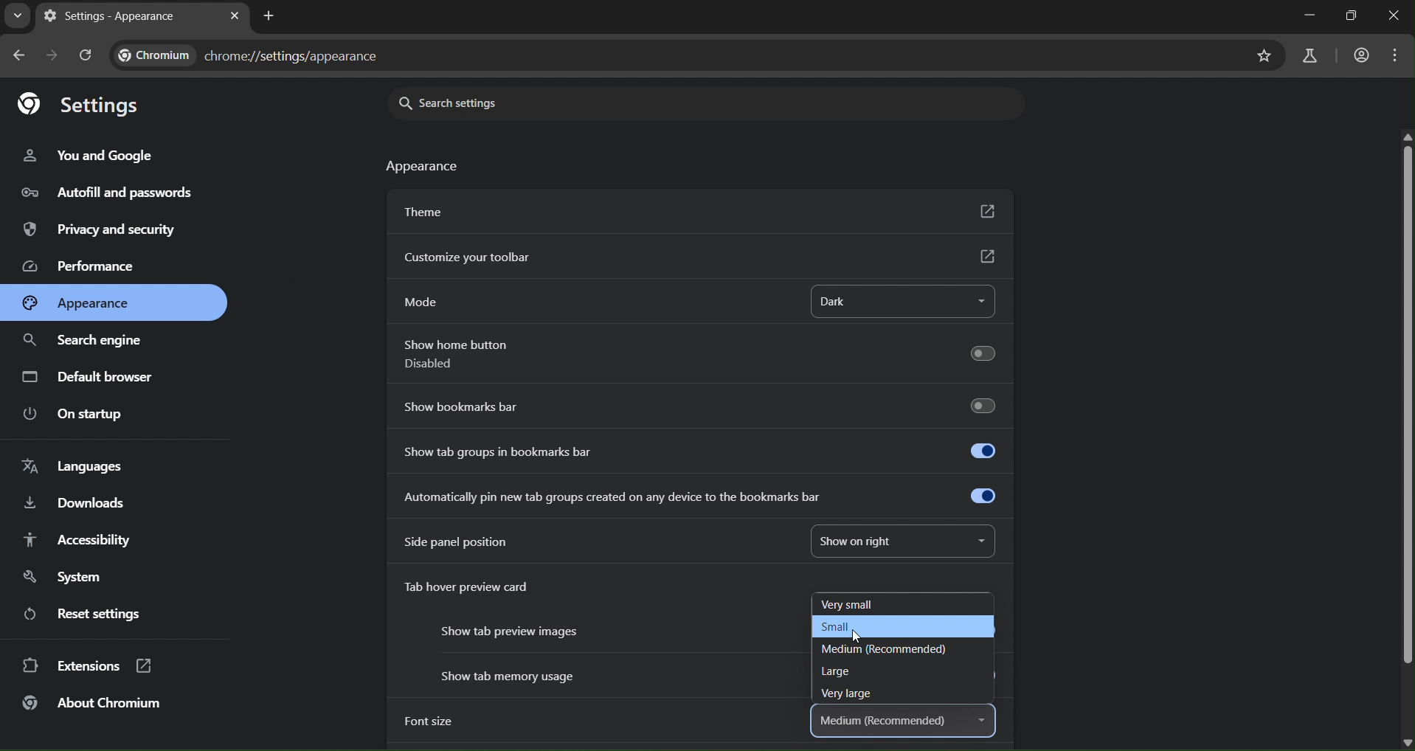 This screenshot has height=751, width=1415. What do you see at coordinates (426, 298) in the screenshot?
I see `mode` at bounding box center [426, 298].